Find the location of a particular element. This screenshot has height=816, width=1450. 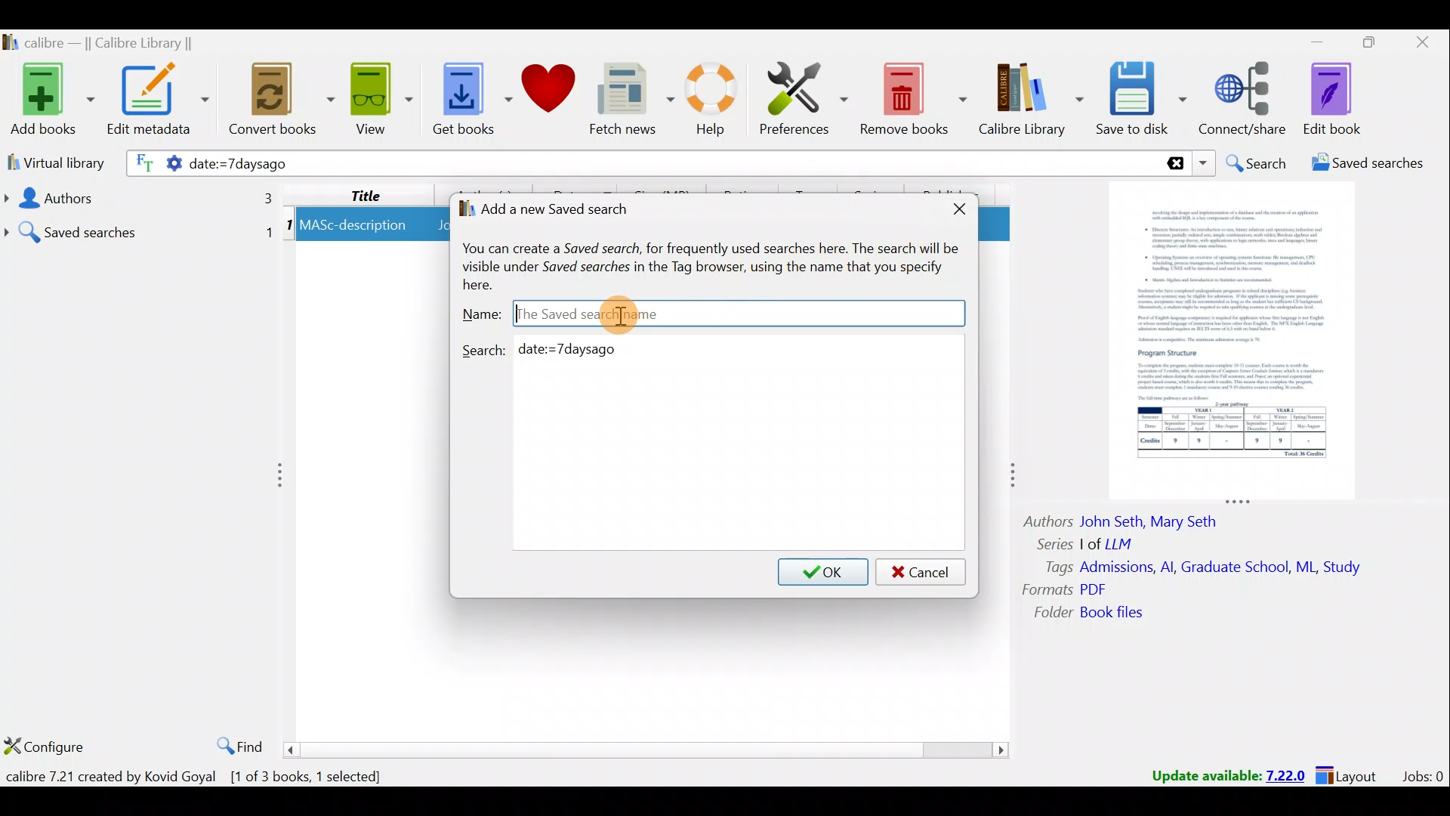

Calibre library is located at coordinates (1033, 100).